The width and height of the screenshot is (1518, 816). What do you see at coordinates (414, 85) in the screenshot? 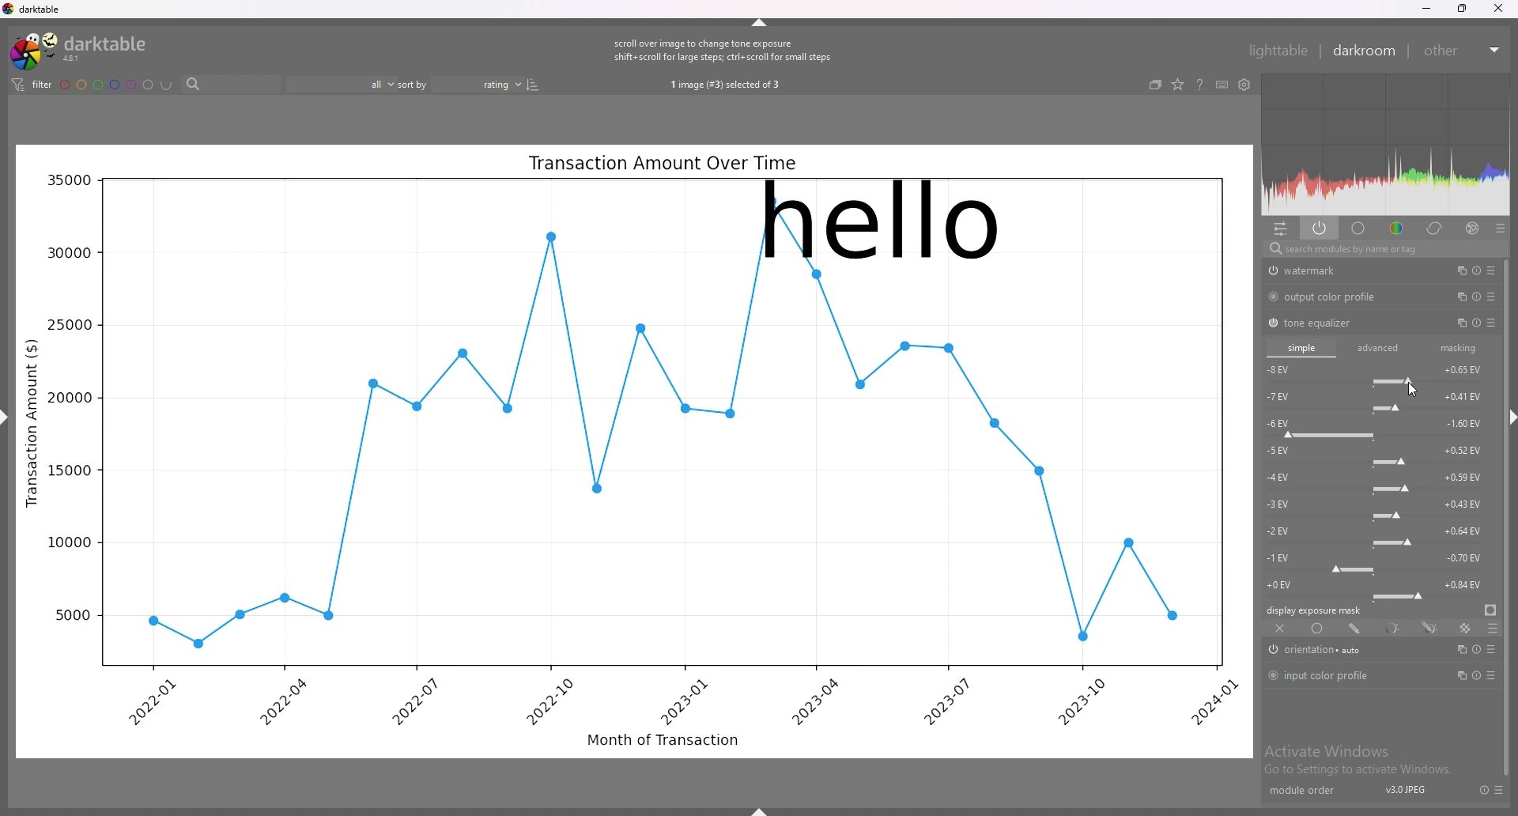
I see `sort by` at bounding box center [414, 85].